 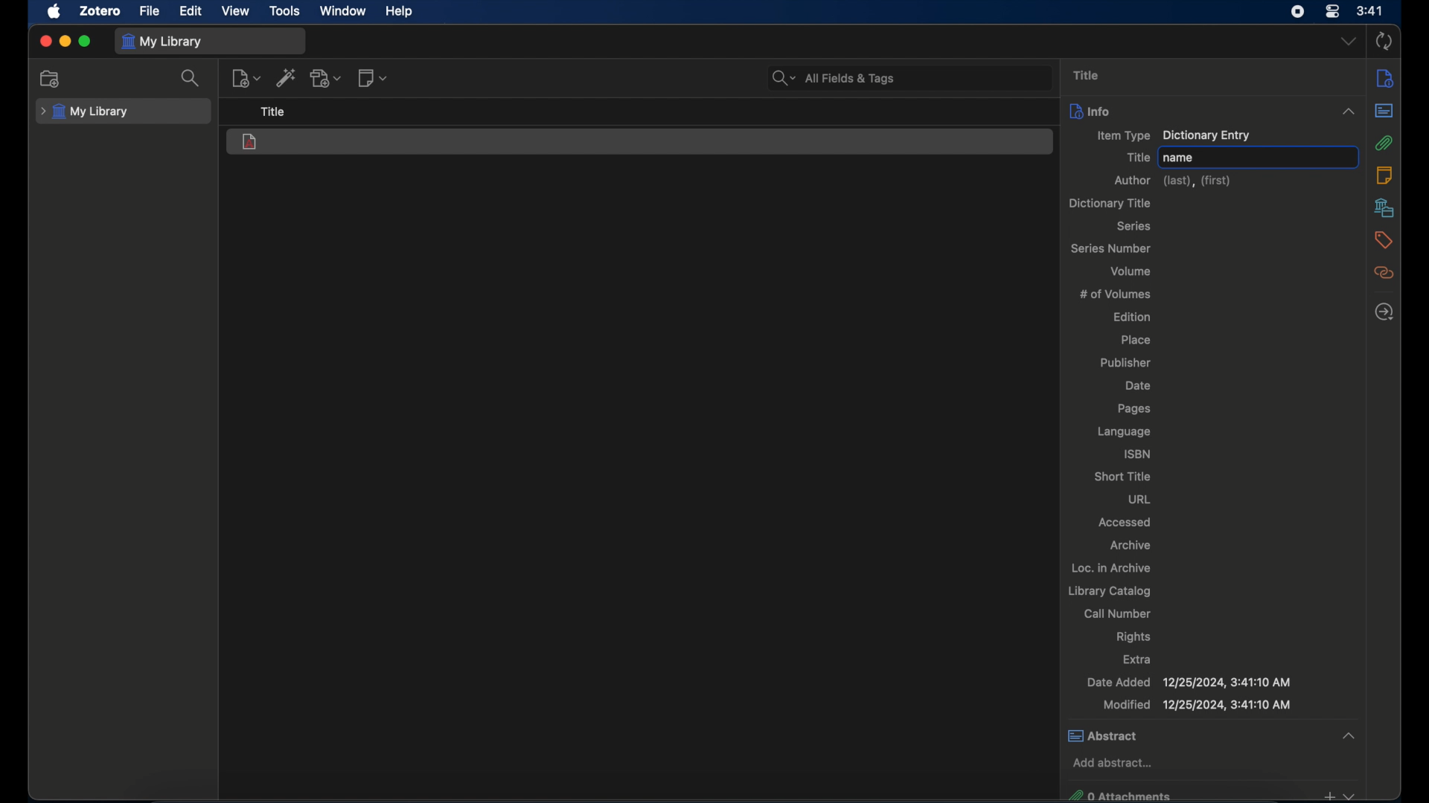 I want to click on name, so click(x=1179, y=158).